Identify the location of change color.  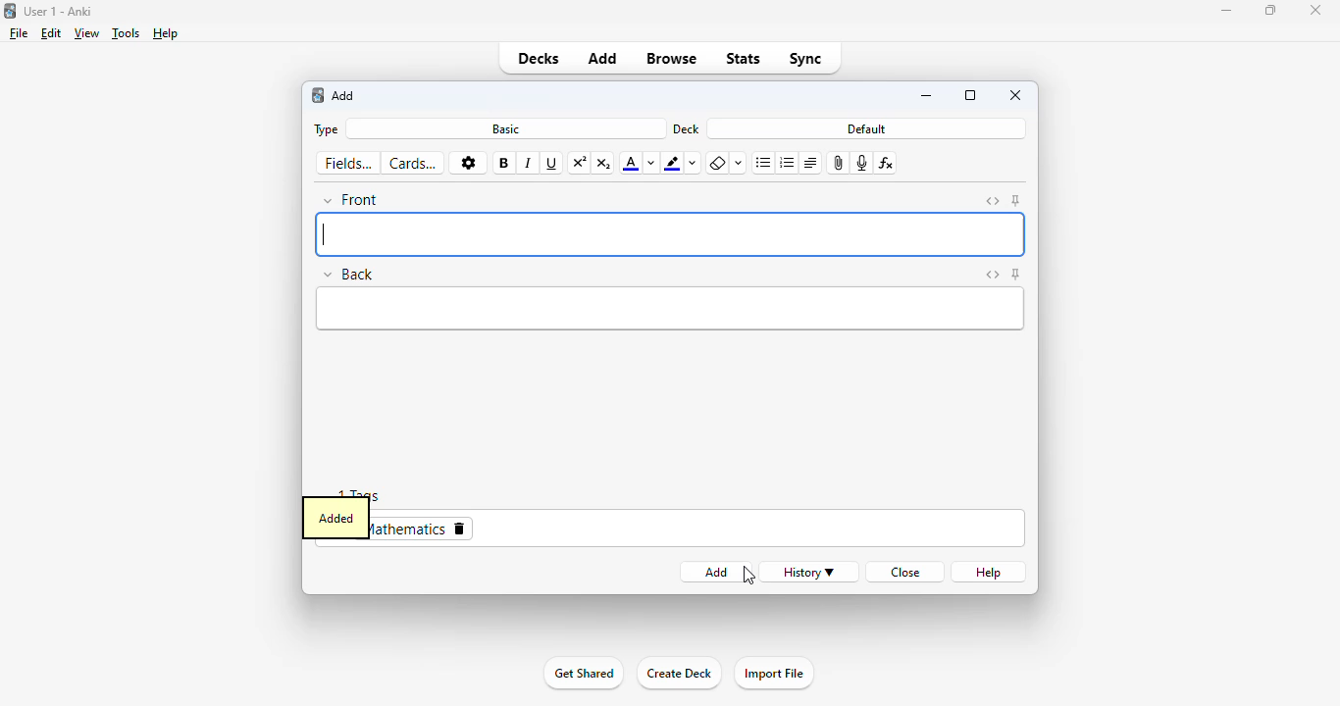
(651, 163).